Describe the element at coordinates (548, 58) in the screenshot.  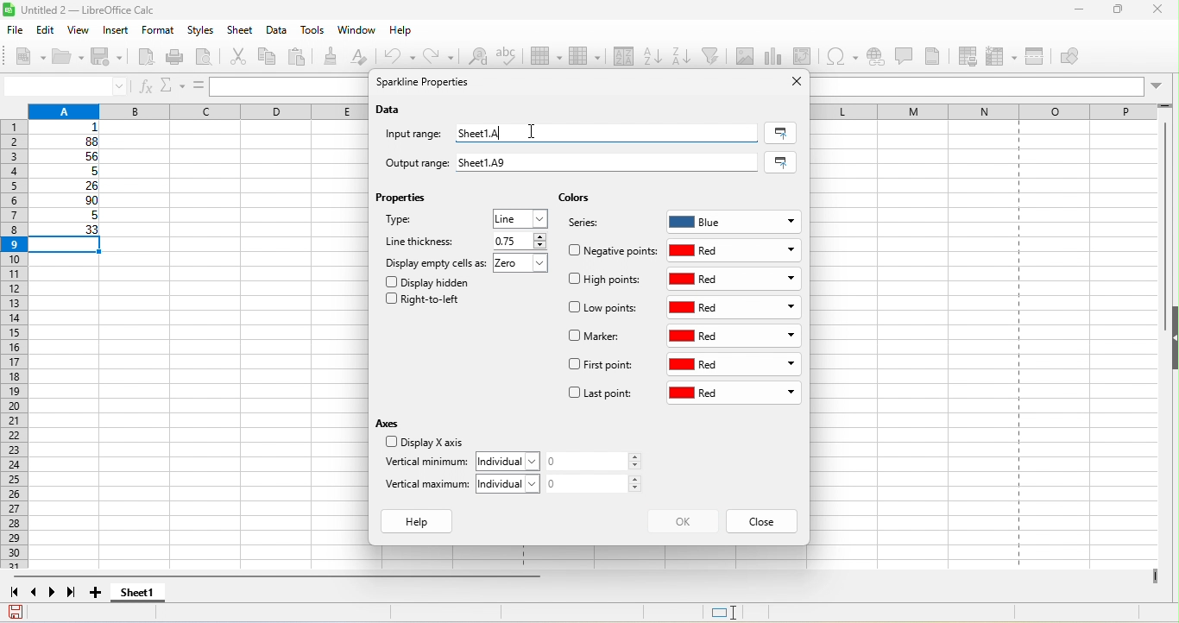
I see `row` at that location.